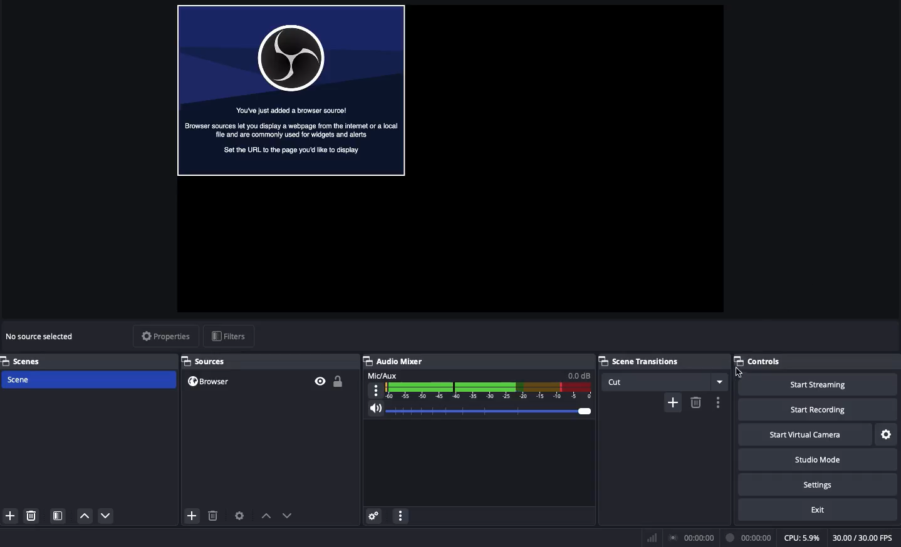  I want to click on Move up, so click(85, 516).